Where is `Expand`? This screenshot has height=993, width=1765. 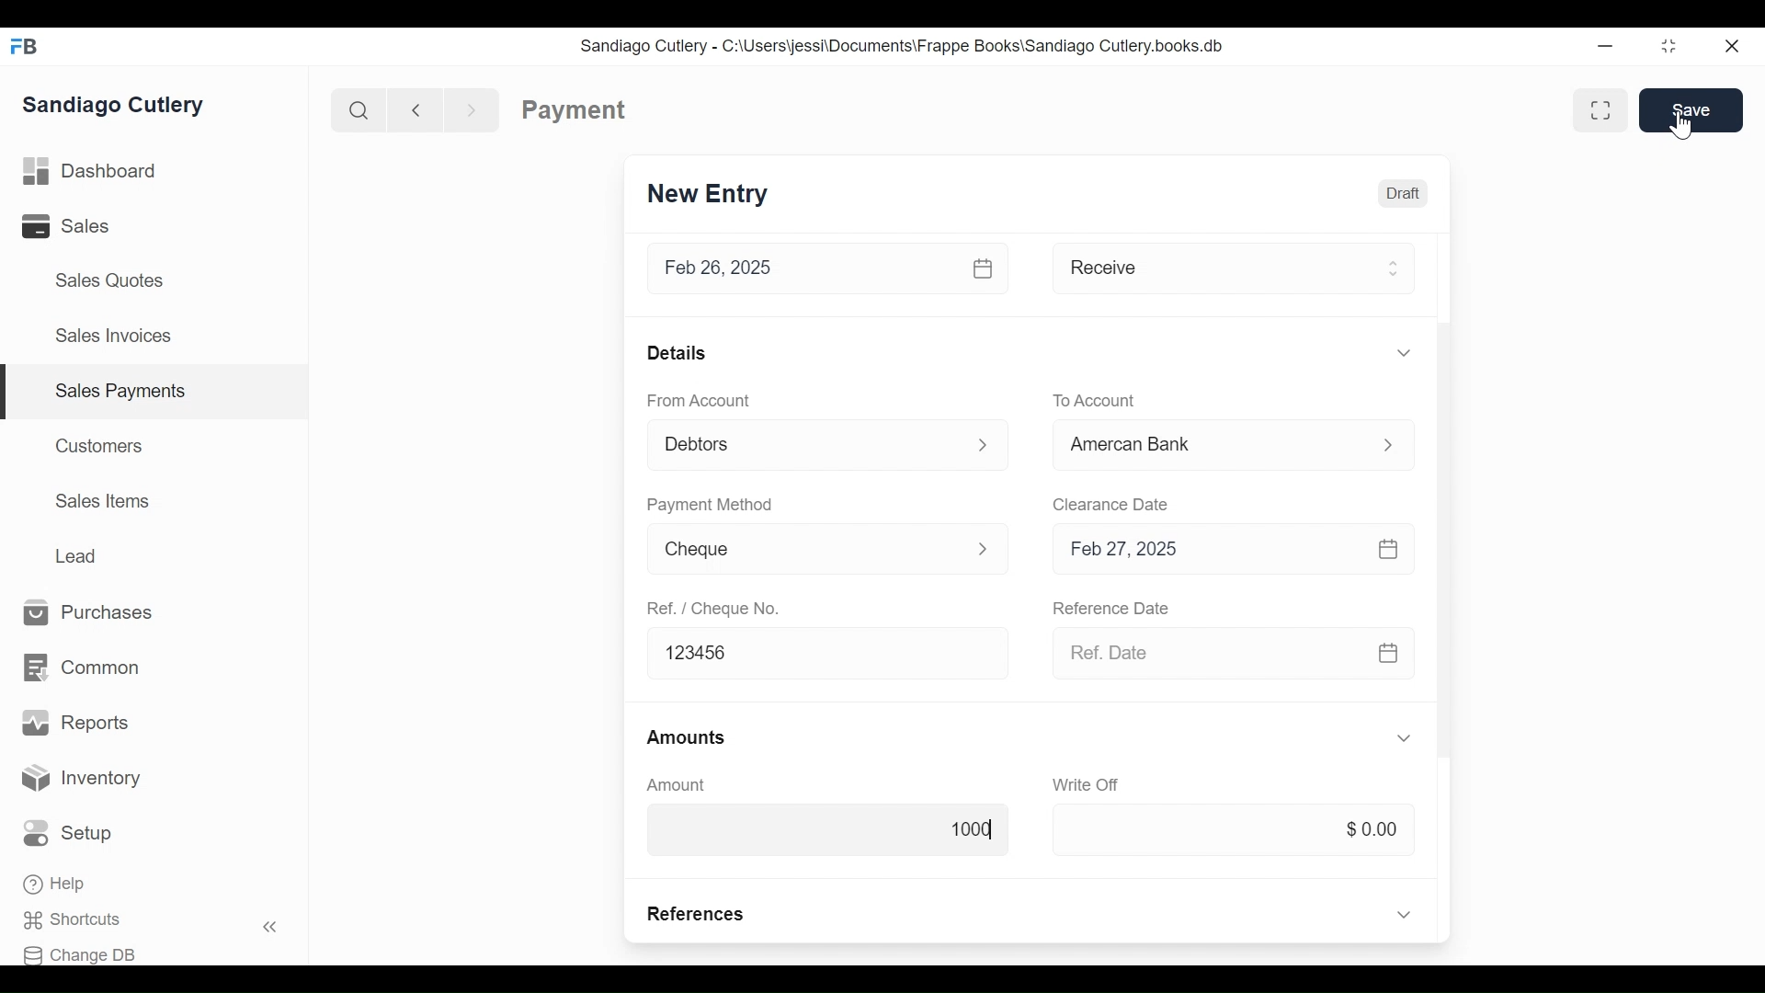
Expand is located at coordinates (1403, 352).